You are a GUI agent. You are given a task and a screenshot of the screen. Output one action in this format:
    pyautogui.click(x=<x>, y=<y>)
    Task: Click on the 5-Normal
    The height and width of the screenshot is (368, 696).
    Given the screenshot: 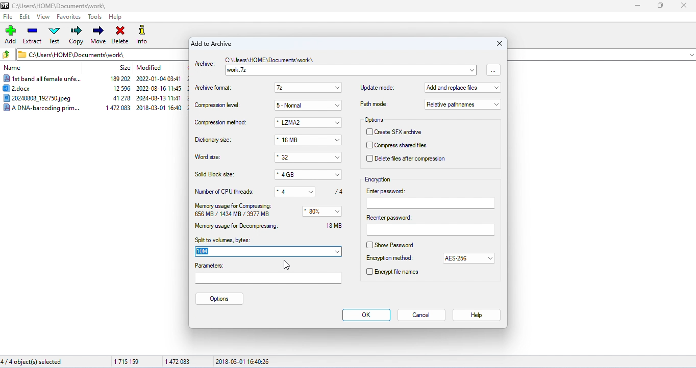 What is the action you would take?
    pyautogui.click(x=302, y=105)
    